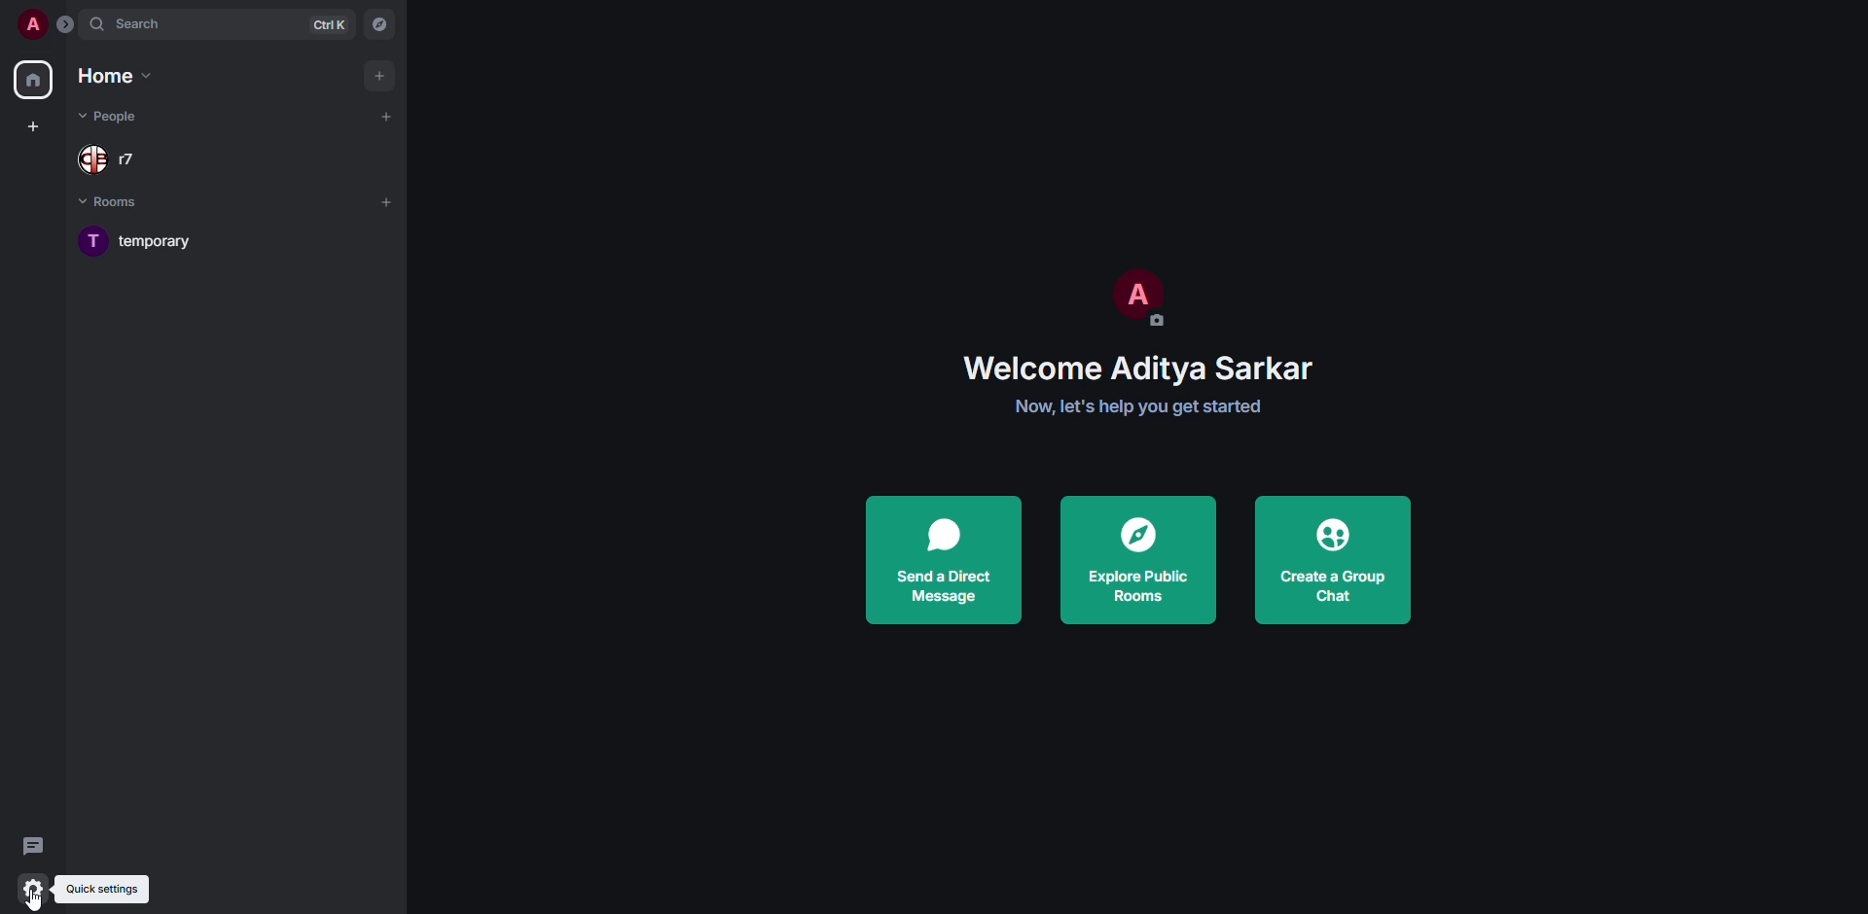 This screenshot has height=914, width=1868. Describe the element at coordinates (113, 161) in the screenshot. I see `people` at that location.